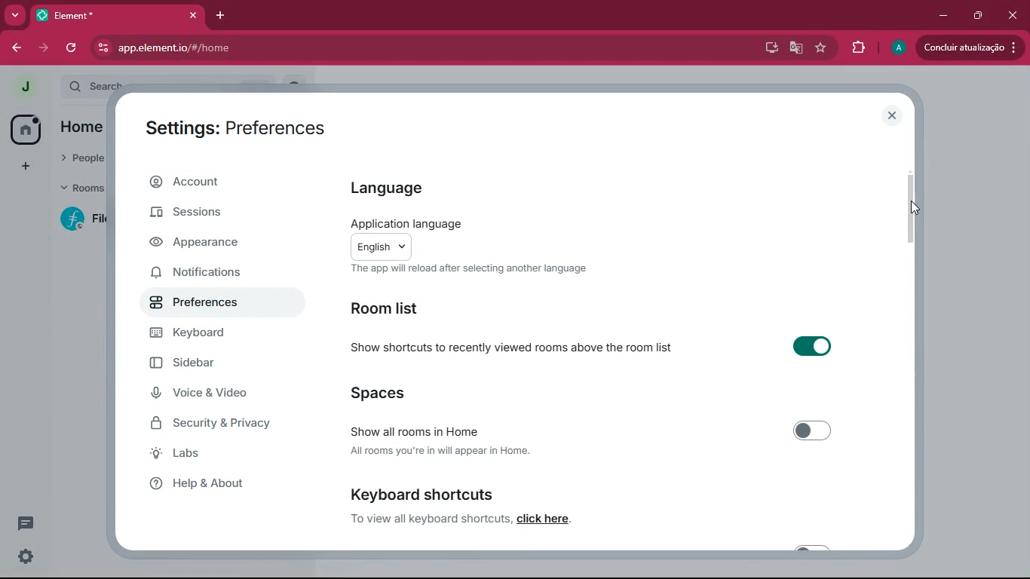 Image resolution: width=1030 pixels, height=579 pixels. Describe the element at coordinates (425, 522) in the screenshot. I see `to view all keyboard shortcuts. click here` at that location.